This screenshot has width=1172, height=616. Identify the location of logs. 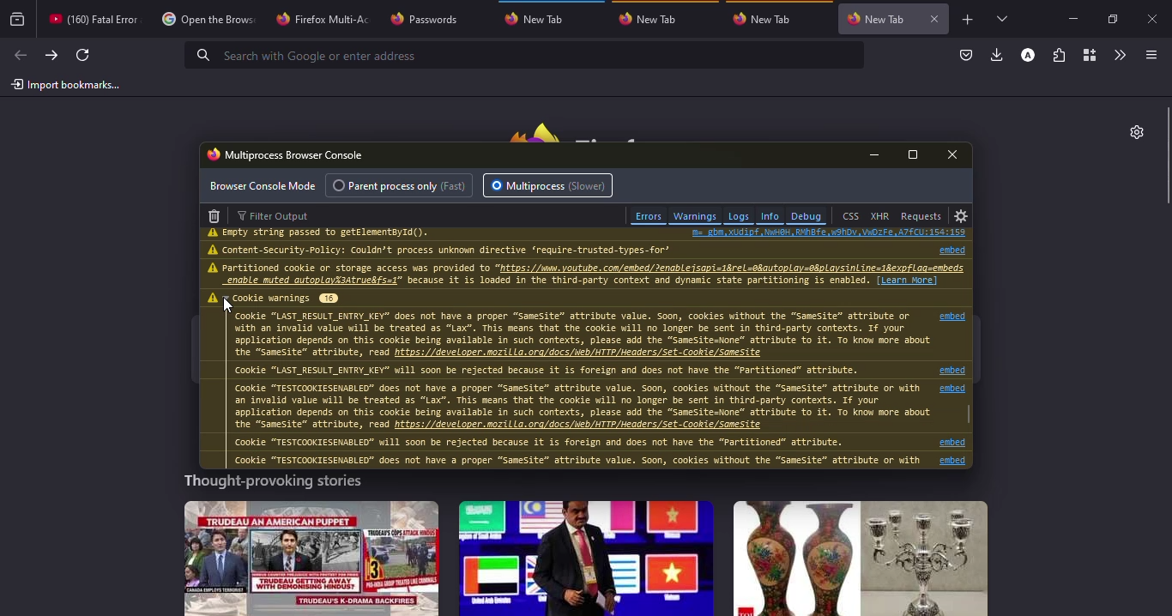
(738, 216).